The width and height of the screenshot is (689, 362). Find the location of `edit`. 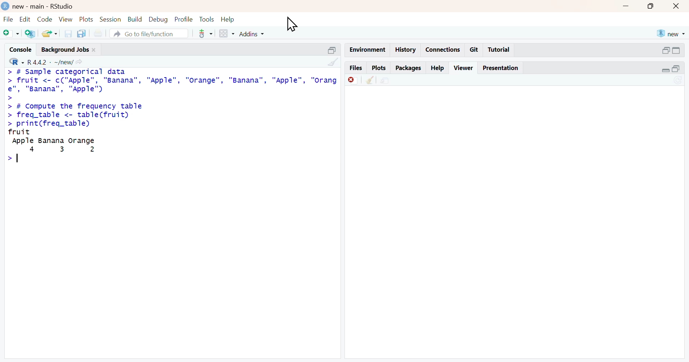

edit is located at coordinates (24, 19).